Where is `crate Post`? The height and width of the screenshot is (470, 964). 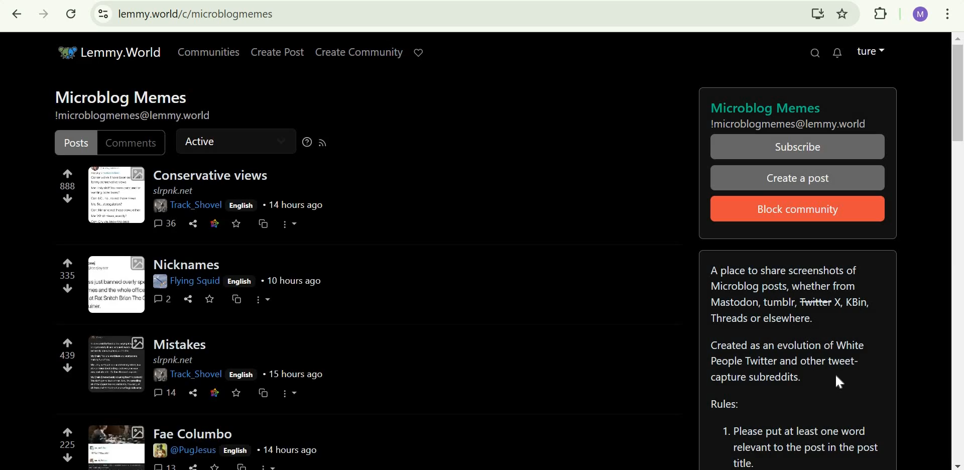
crate Post is located at coordinates (276, 49).